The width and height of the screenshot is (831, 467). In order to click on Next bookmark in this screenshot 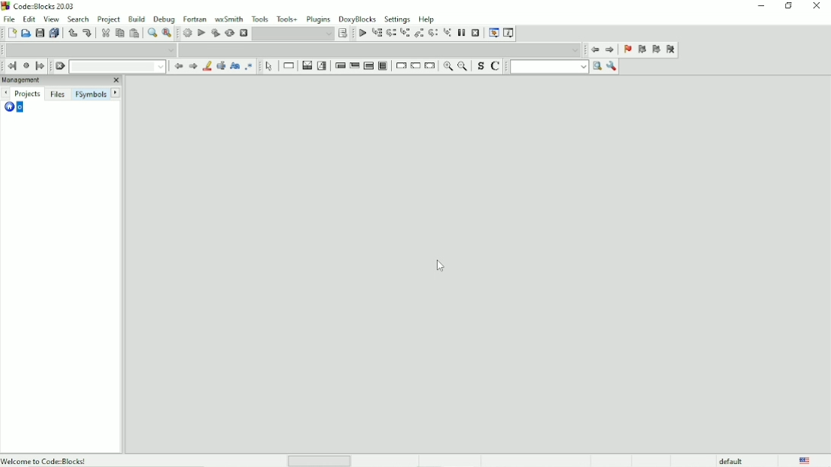, I will do `click(656, 50)`.